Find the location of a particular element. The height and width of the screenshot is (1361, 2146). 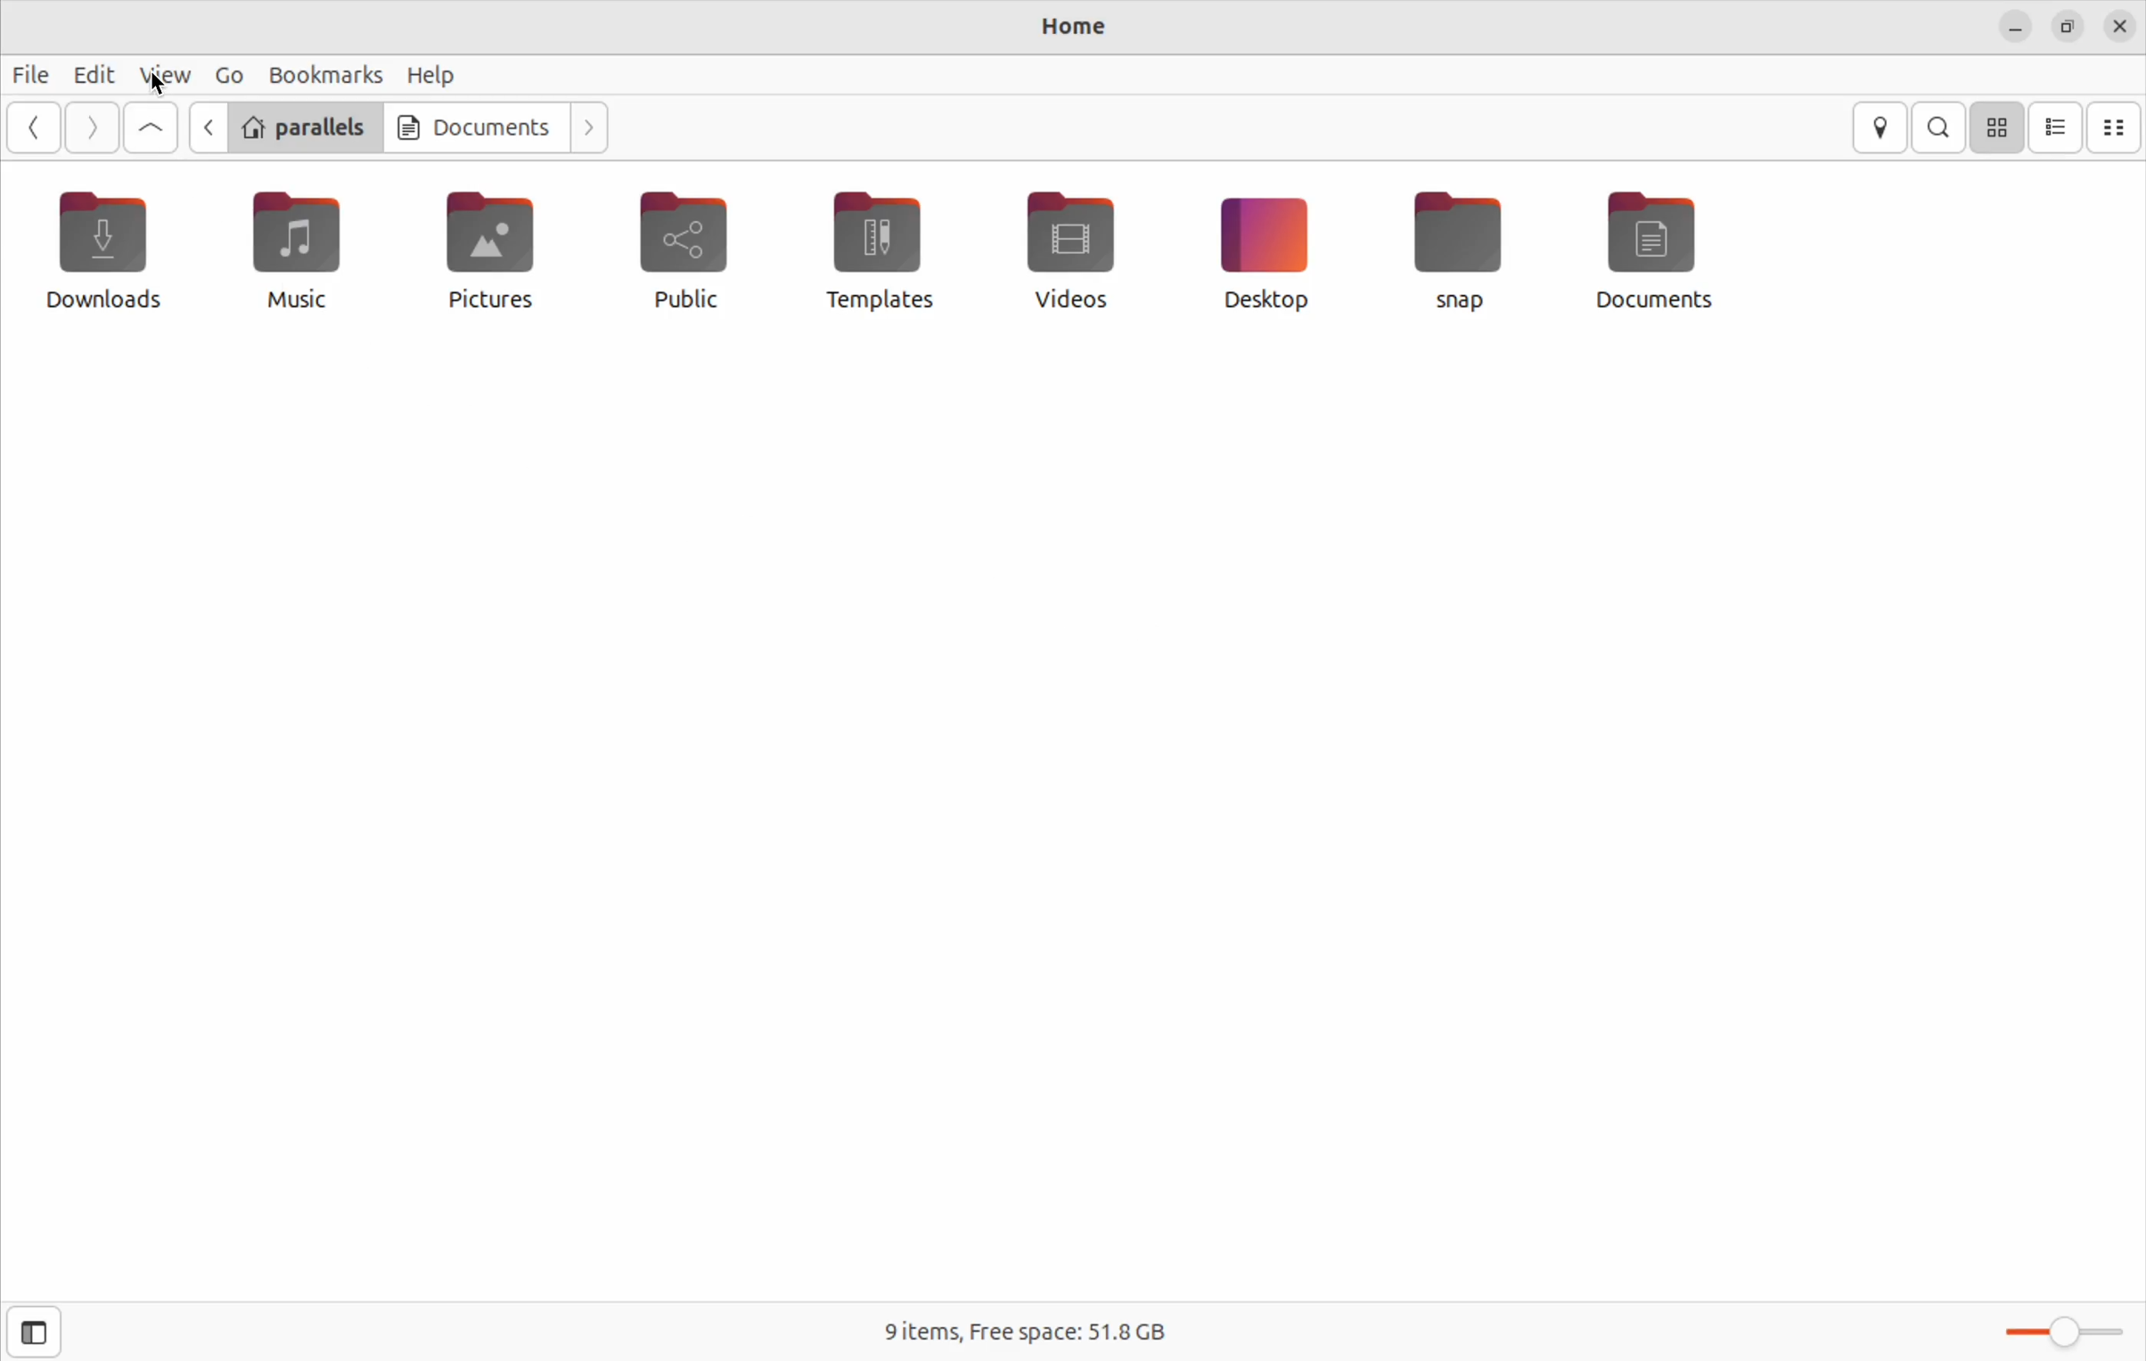

resize is located at coordinates (2073, 29).